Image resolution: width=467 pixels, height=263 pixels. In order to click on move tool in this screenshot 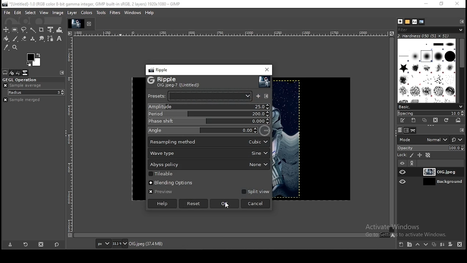, I will do `click(7, 30)`.